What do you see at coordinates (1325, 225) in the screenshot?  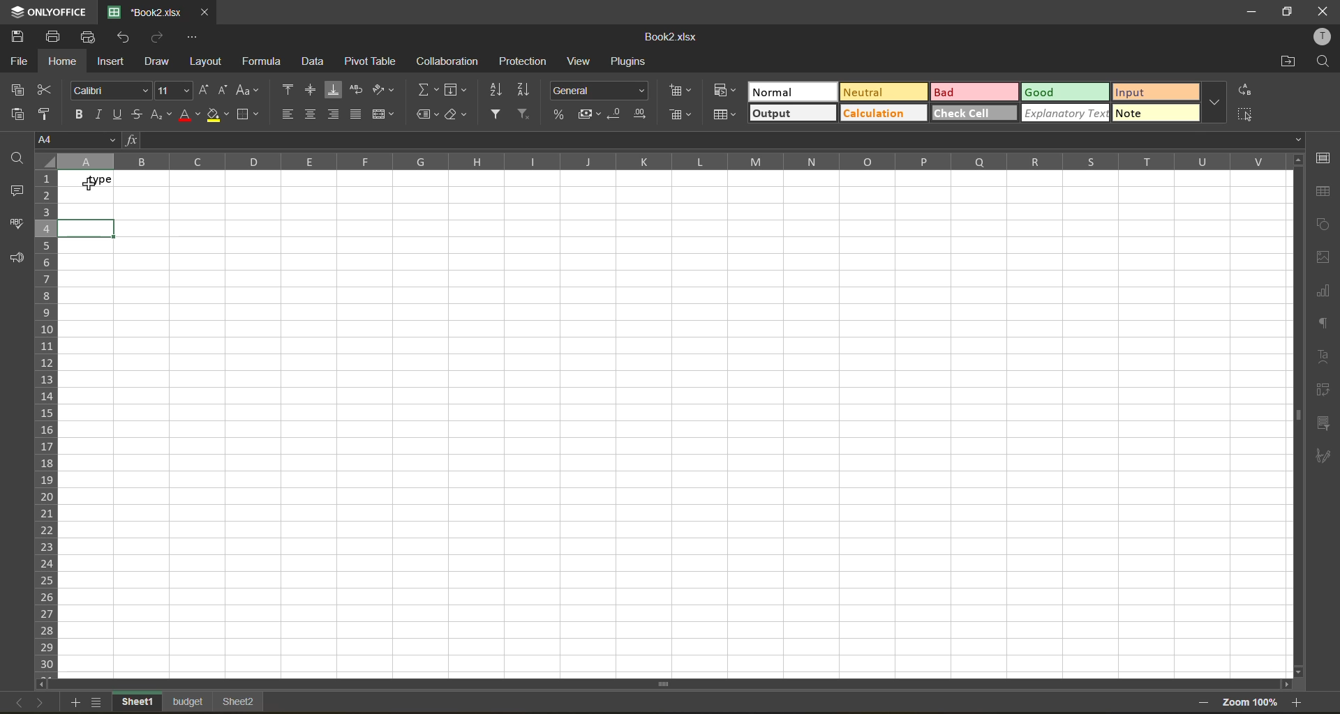 I see `shapes` at bounding box center [1325, 225].